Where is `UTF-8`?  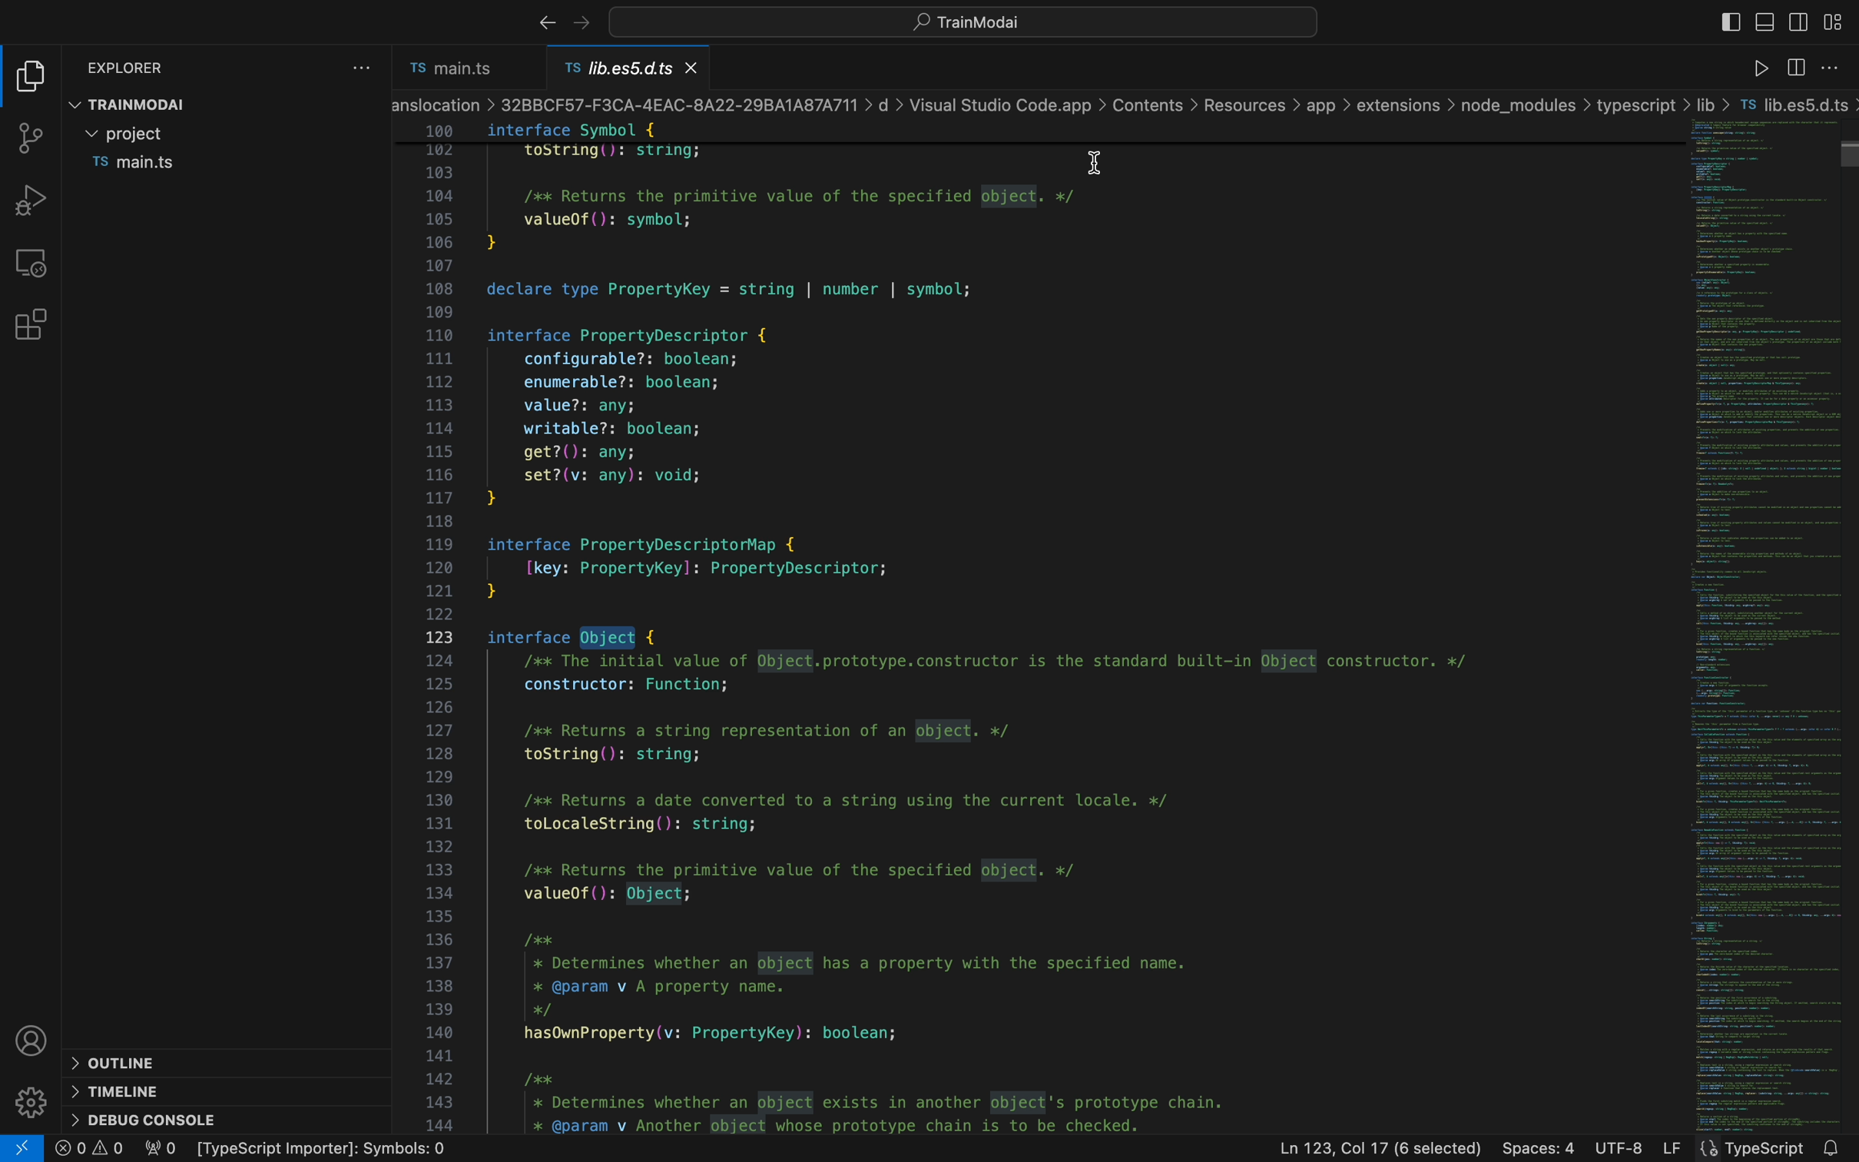 UTF-8 is located at coordinates (1621, 1147).